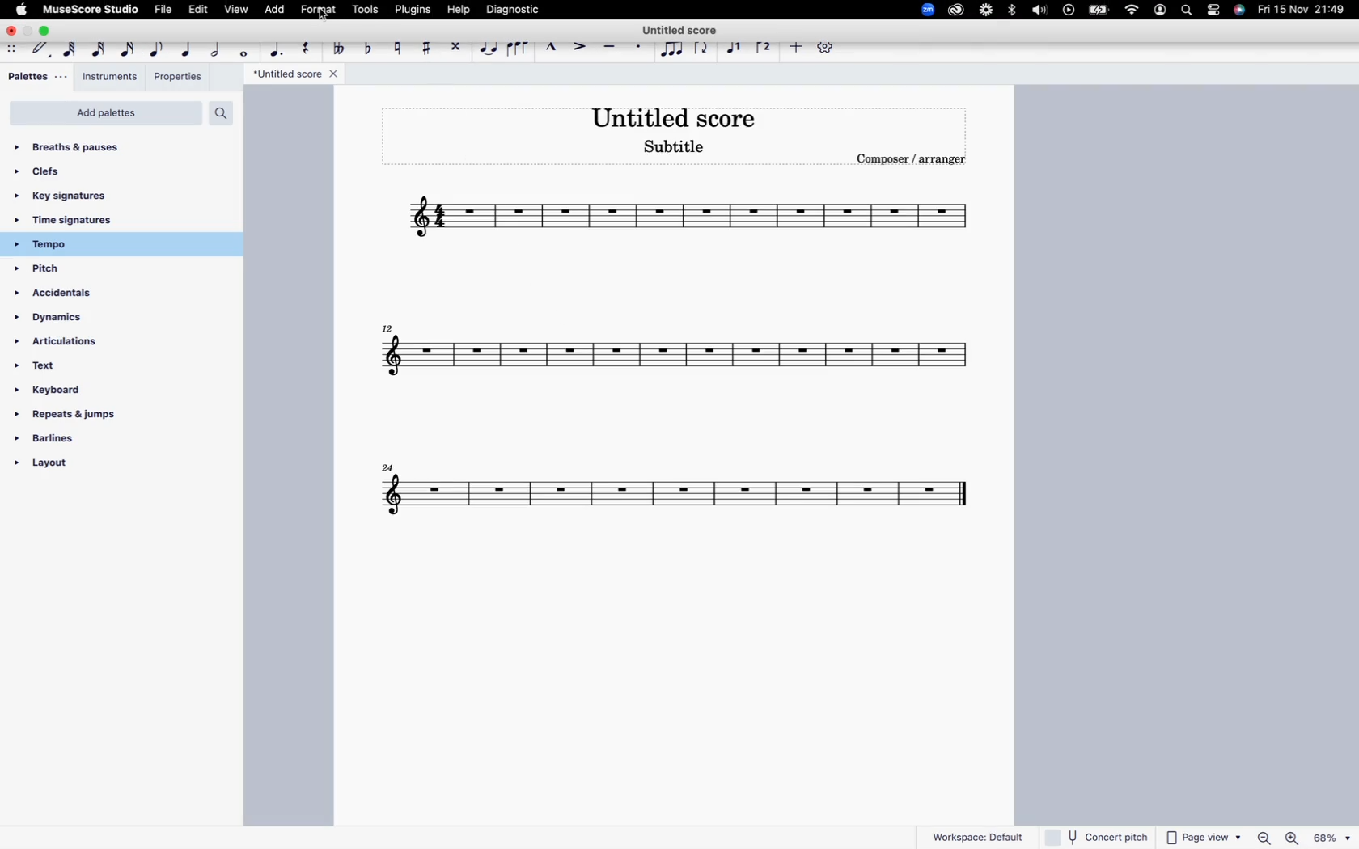 Image resolution: width=1359 pixels, height=849 pixels. Describe the element at coordinates (675, 147) in the screenshot. I see `score subtitle` at that location.